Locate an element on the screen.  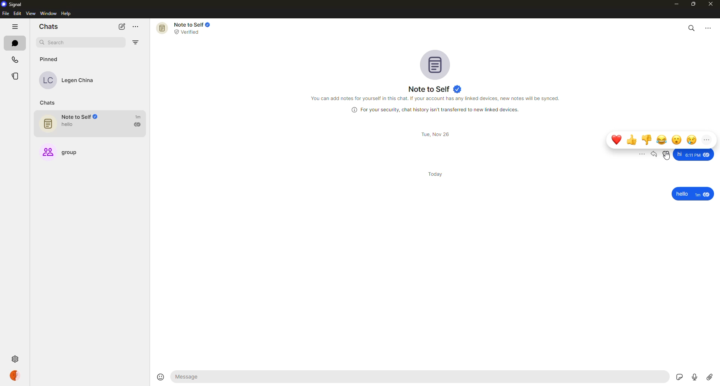
down is located at coordinates (647, 139).